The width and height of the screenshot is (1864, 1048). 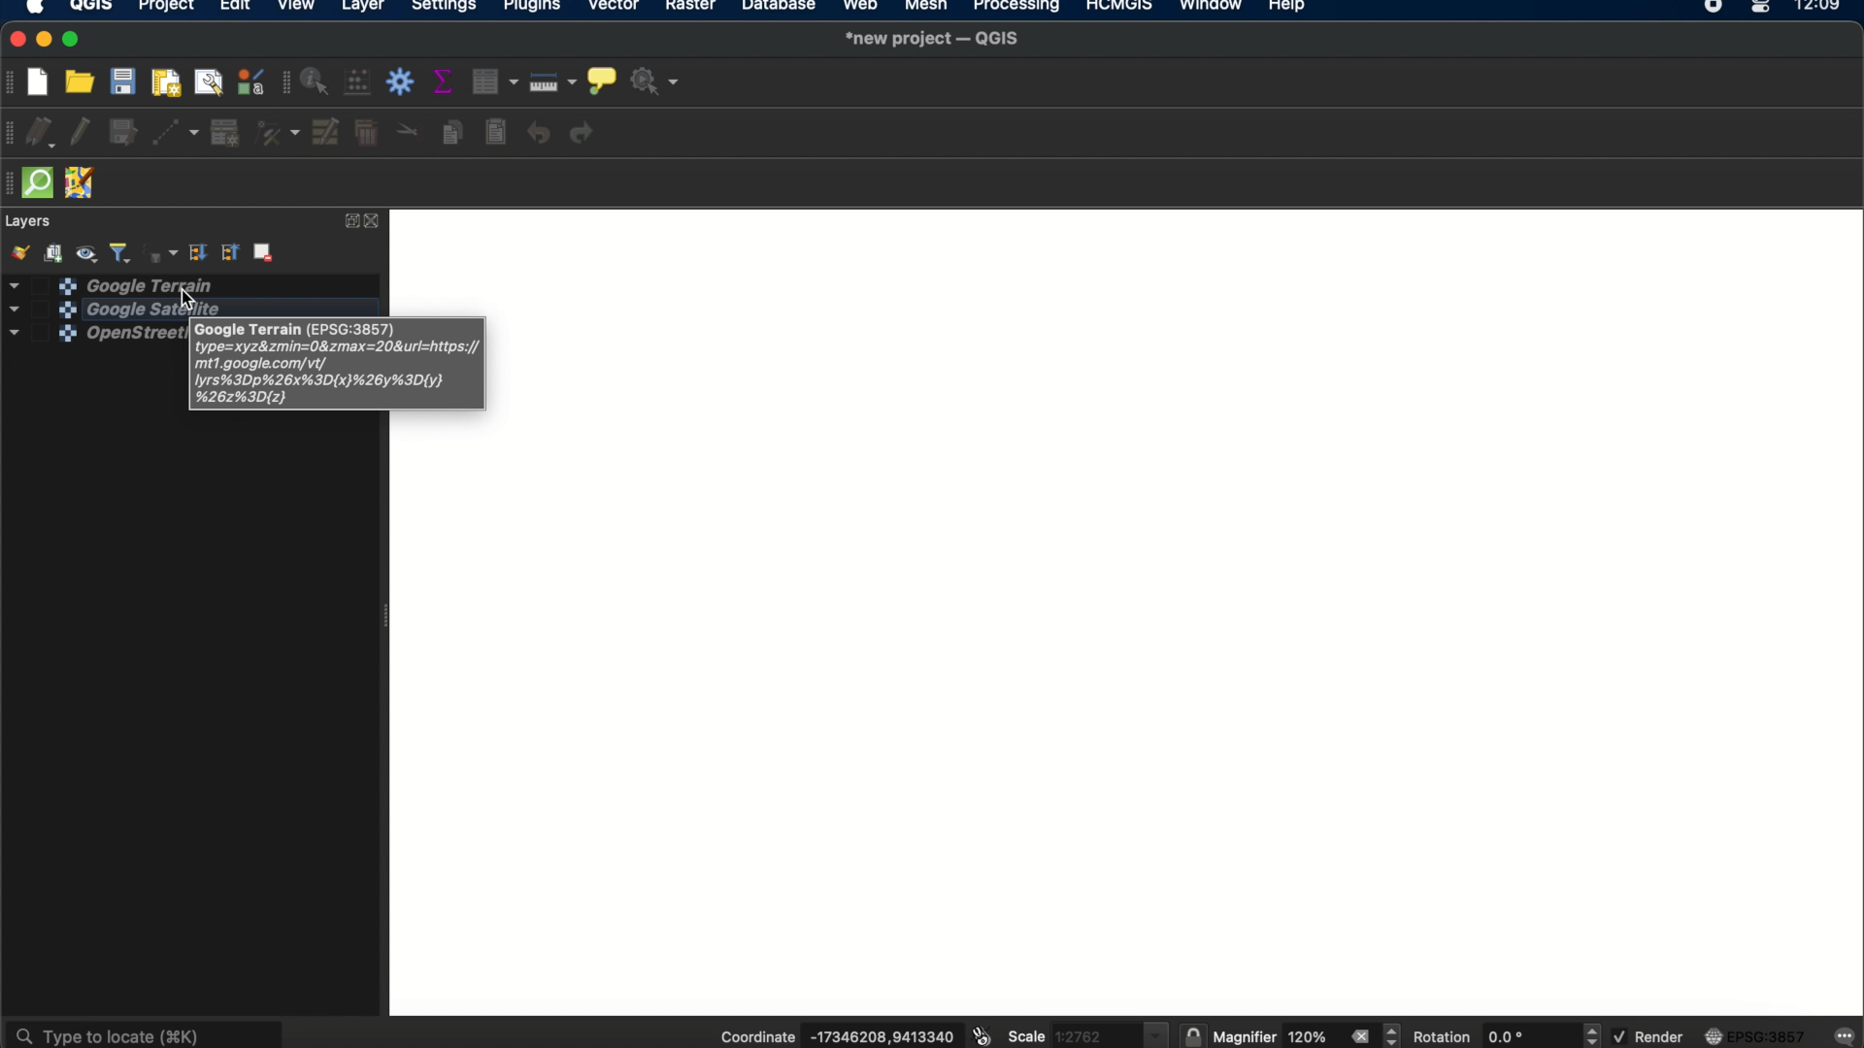 What do you see at coordinates (197, 253) in the screenshot?
I see `expand all` at bounding box center [197, 253].